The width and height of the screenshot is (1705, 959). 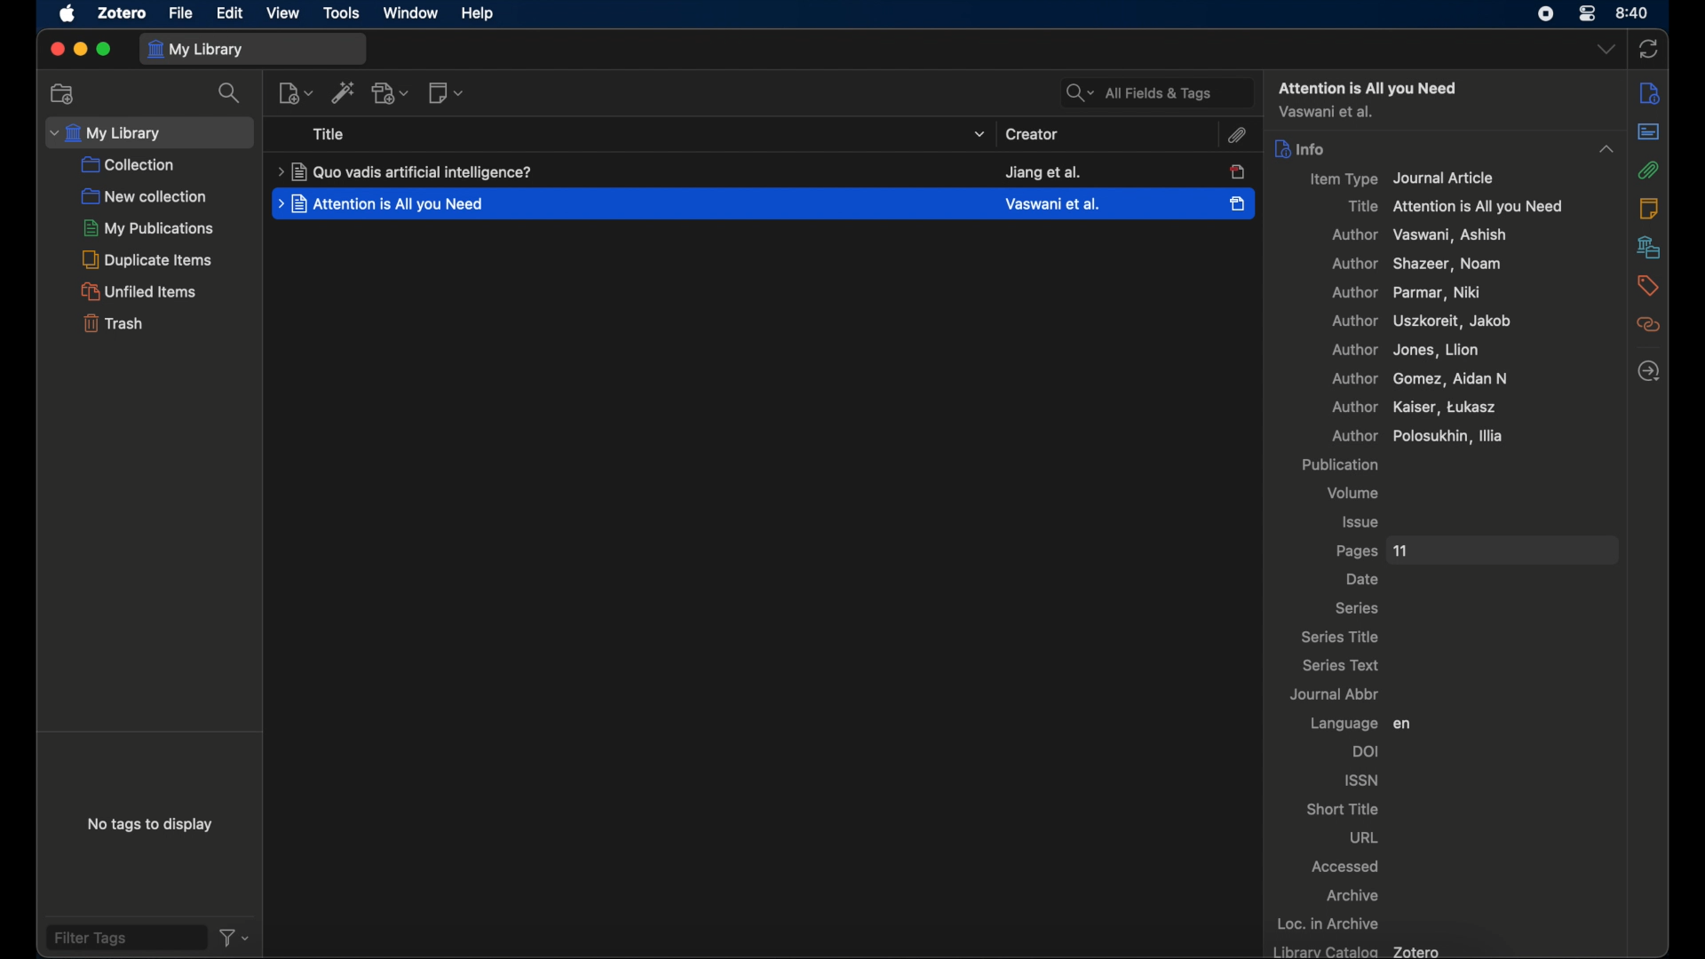 I want to click on file, so click(x=180, y=12).